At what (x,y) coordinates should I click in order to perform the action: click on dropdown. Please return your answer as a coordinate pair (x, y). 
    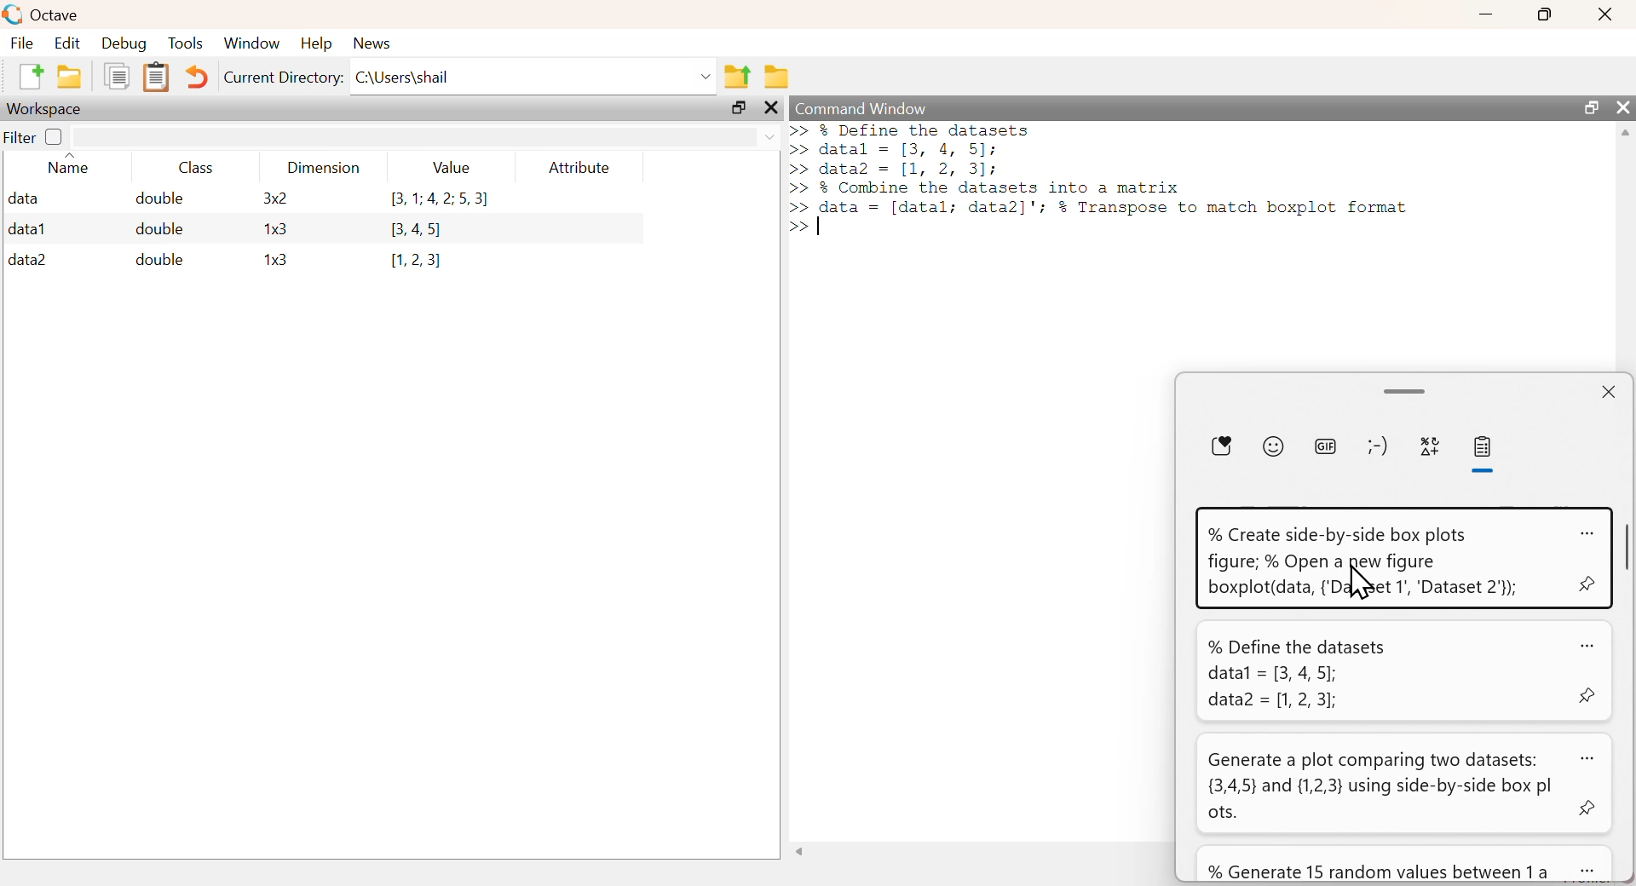
    Looking at the image, I should click on (770, 139).